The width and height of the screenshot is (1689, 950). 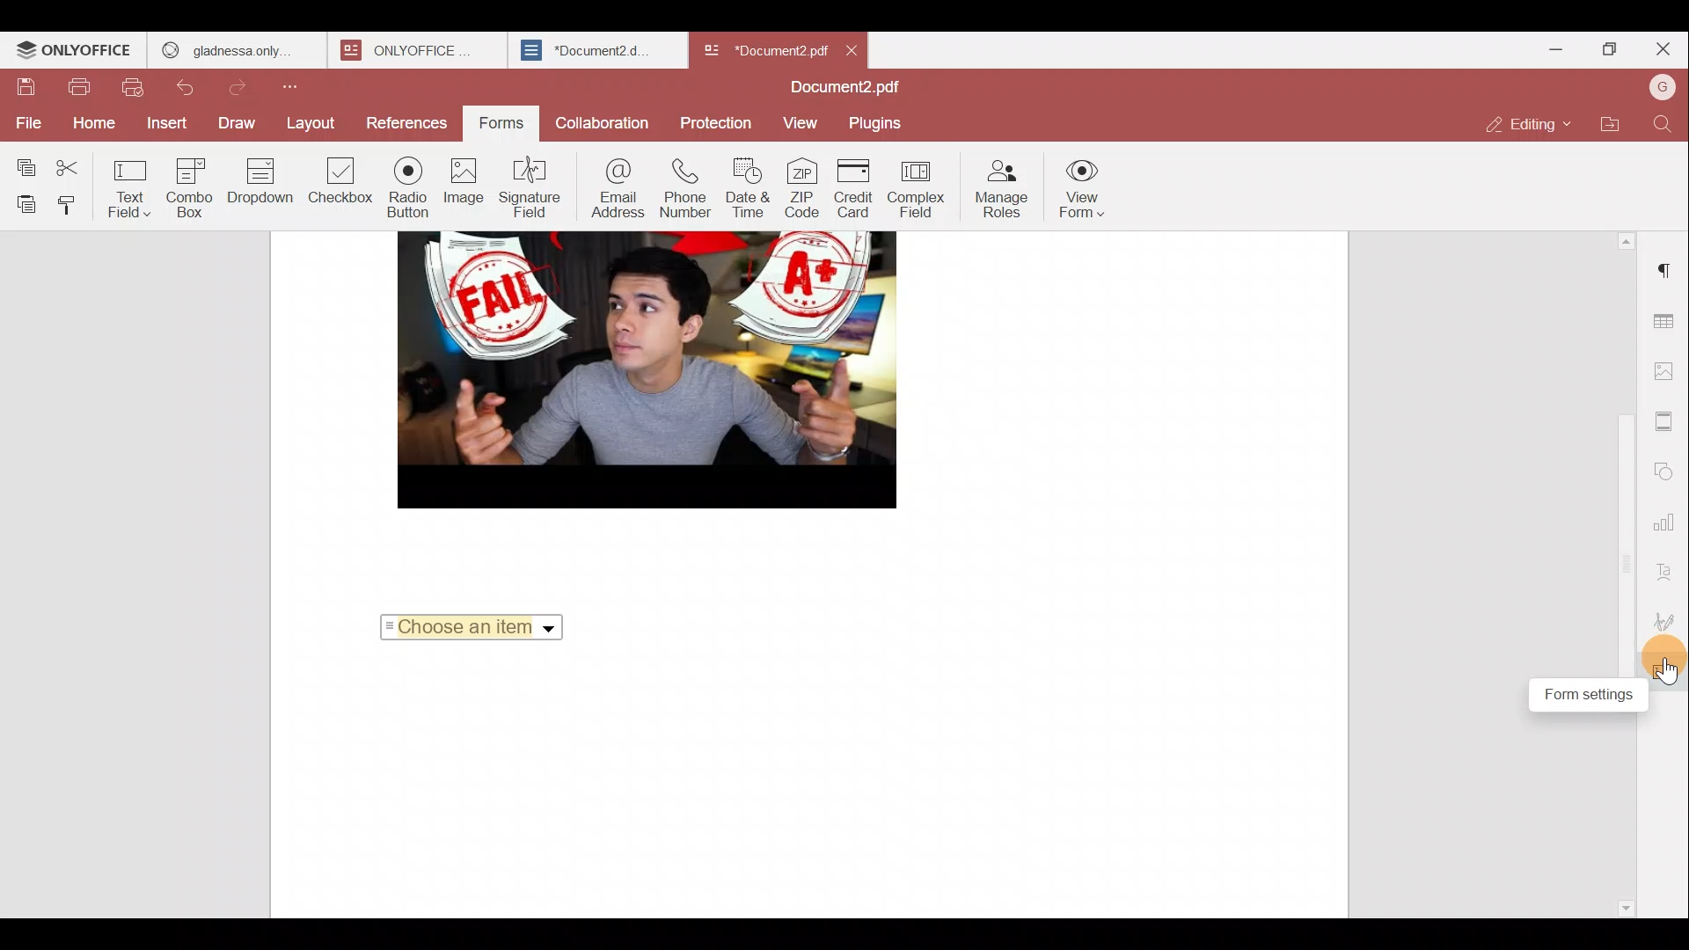 I want to click on Copy style, so click(x=76, y=205).